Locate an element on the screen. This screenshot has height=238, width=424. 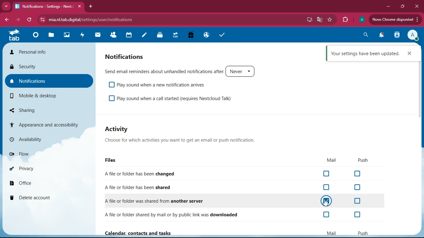
profile is located at coordinates (361, 20).